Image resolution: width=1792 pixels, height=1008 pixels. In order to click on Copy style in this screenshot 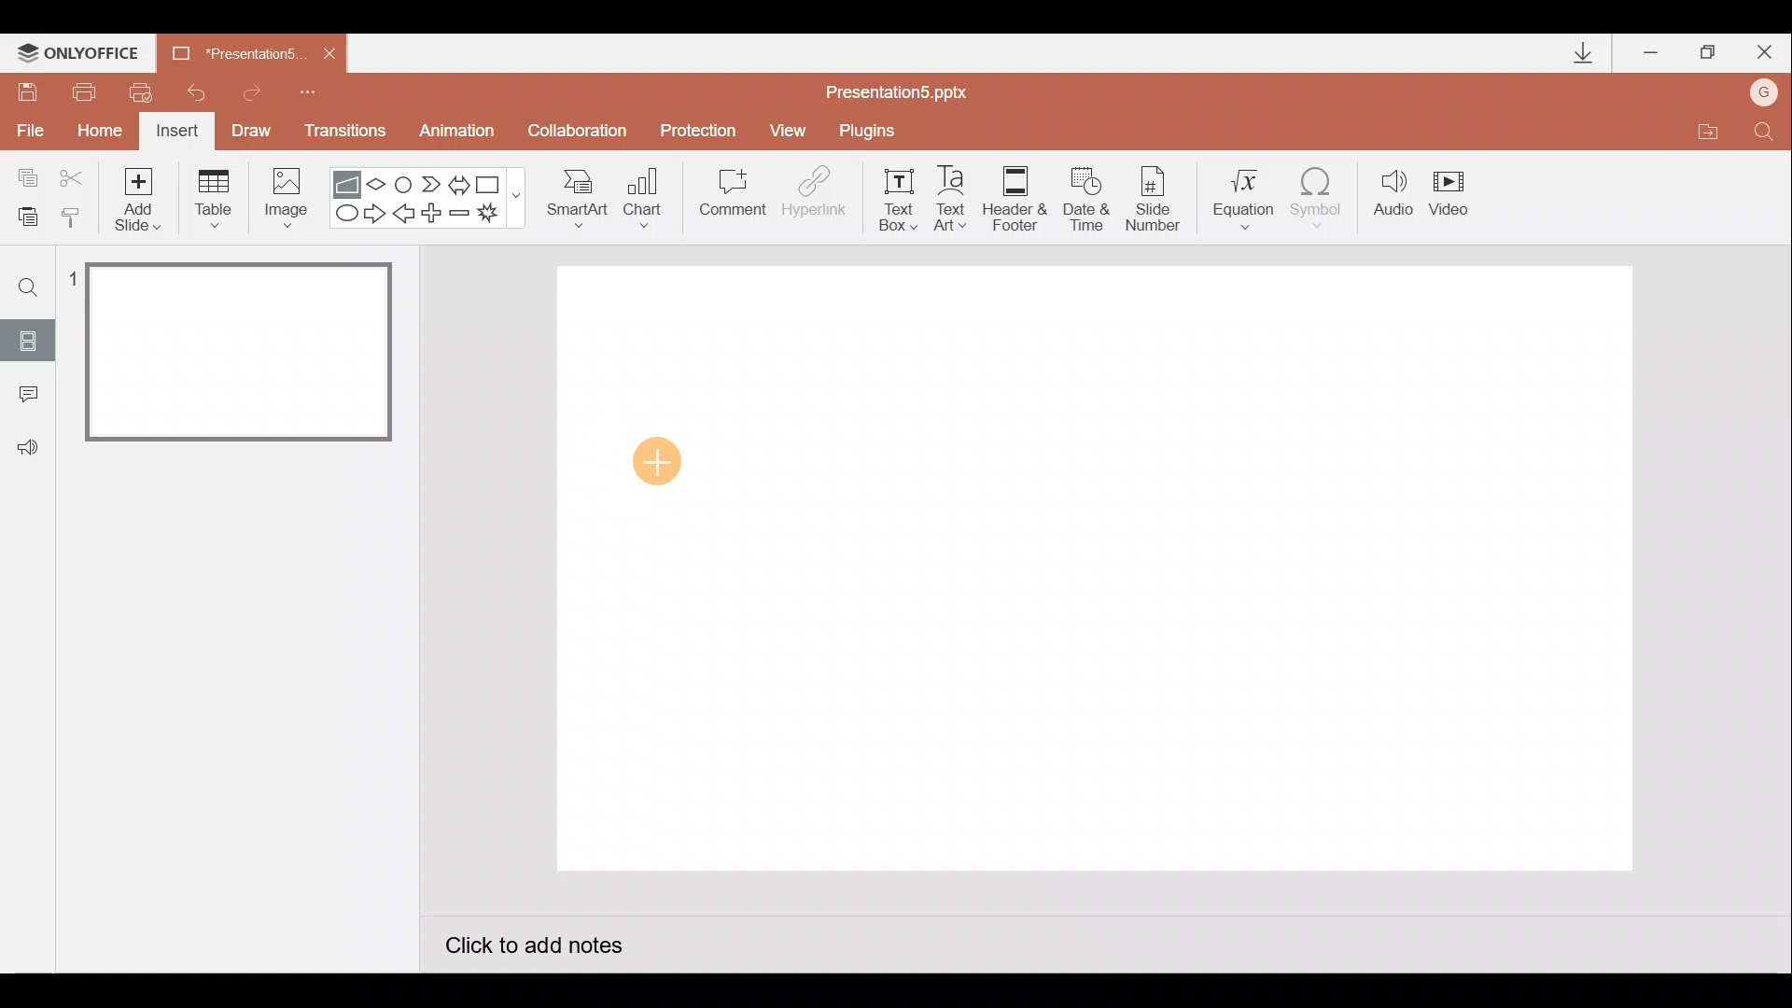, I will do `click(73, 215)`.